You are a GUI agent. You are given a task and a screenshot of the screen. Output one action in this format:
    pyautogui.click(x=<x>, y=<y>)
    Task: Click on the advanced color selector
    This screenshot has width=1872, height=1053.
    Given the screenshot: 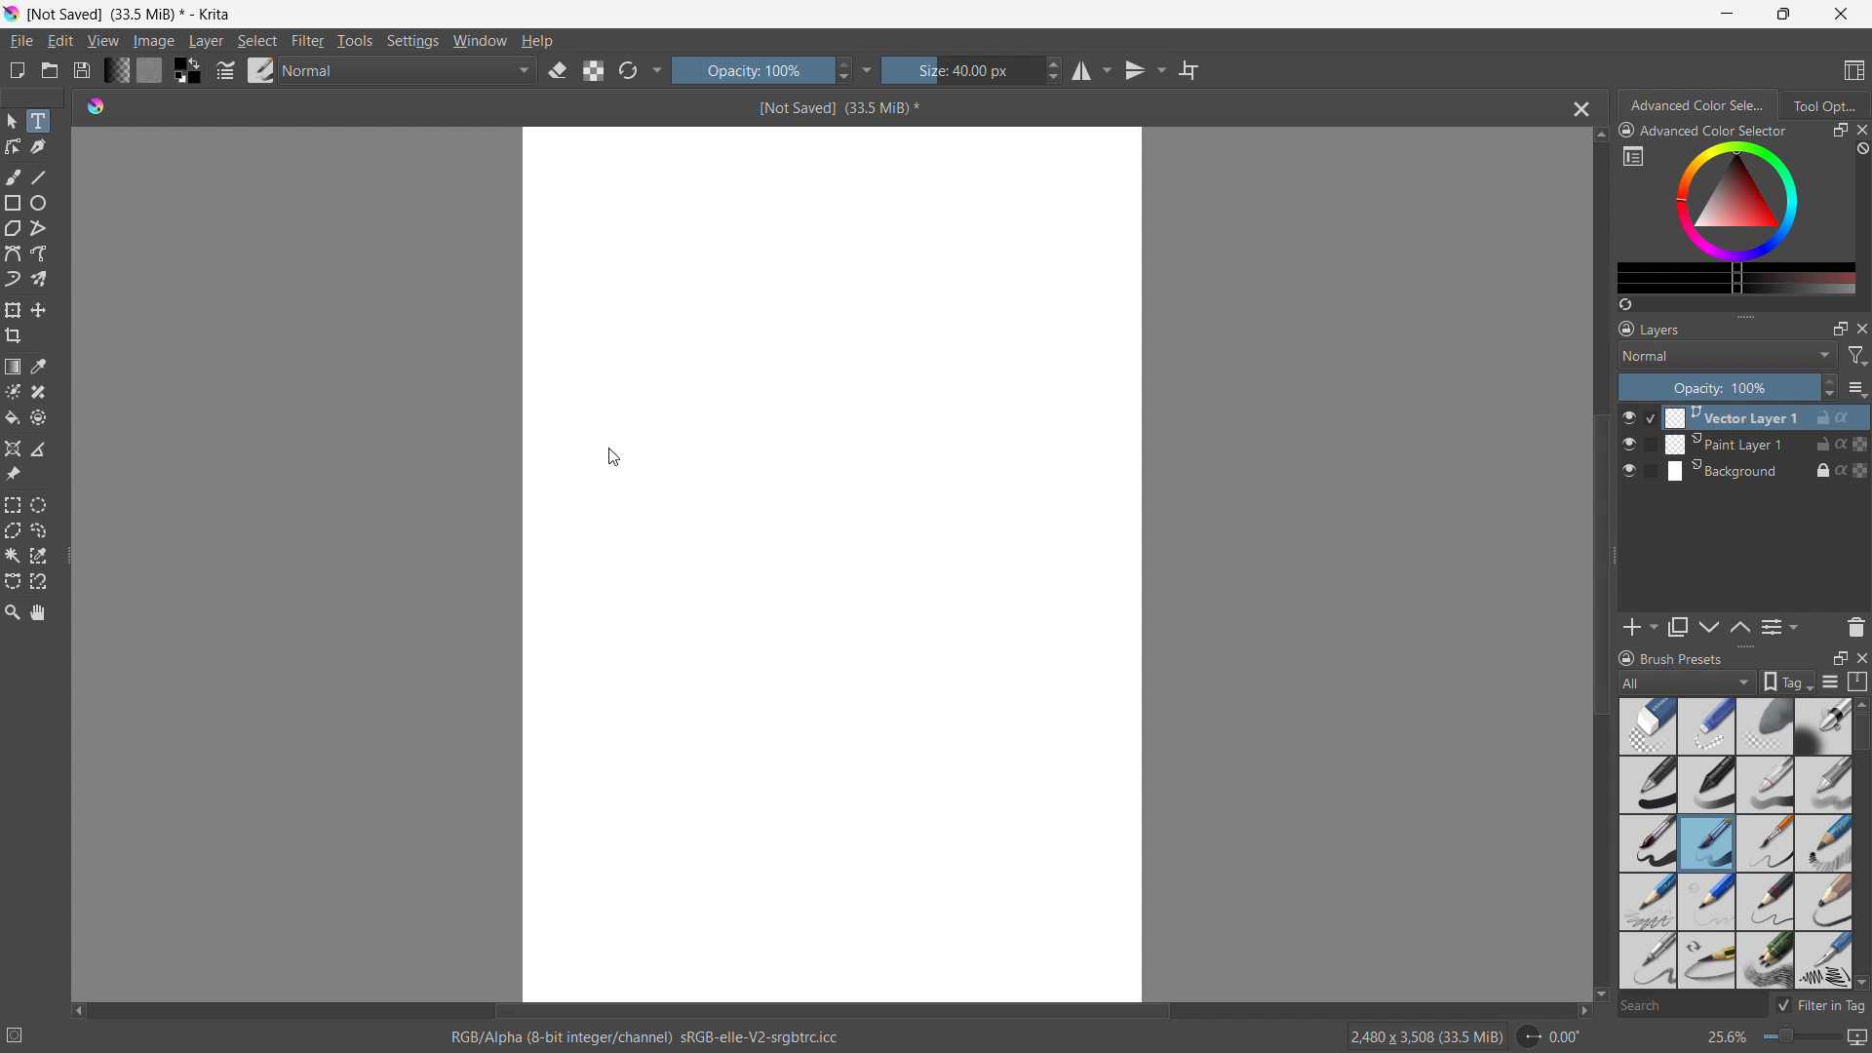 What is the action you would take?
    pyautogui.click(x=1703, y=130)
    